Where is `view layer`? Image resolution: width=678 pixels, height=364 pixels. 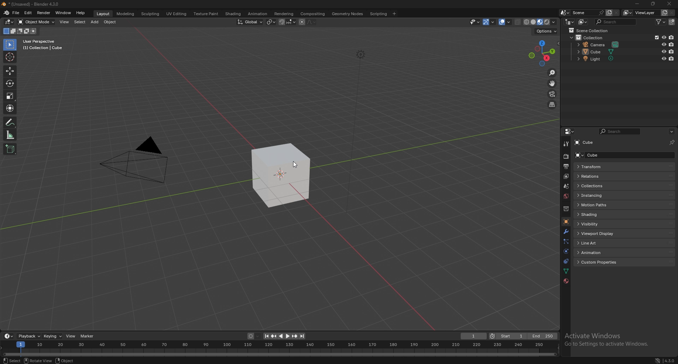
view layer is located at coordinates (566, 176).